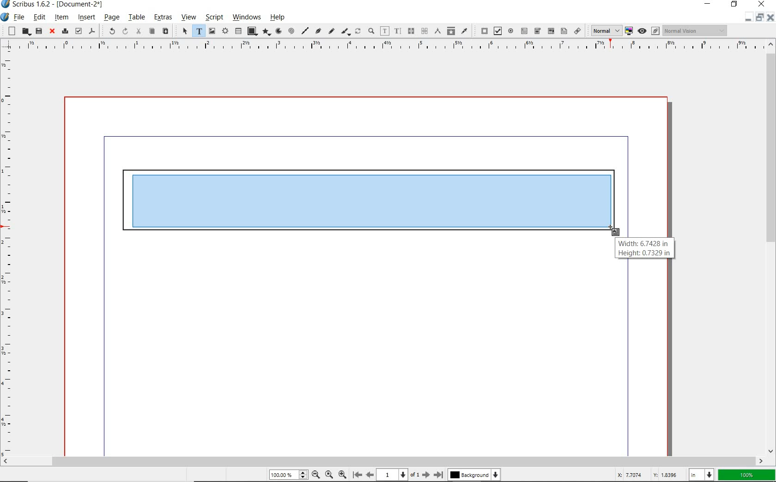  What do you see at coordinates (237, 30) in the screenshot?
I see `table` at bounding box center [237, 30].